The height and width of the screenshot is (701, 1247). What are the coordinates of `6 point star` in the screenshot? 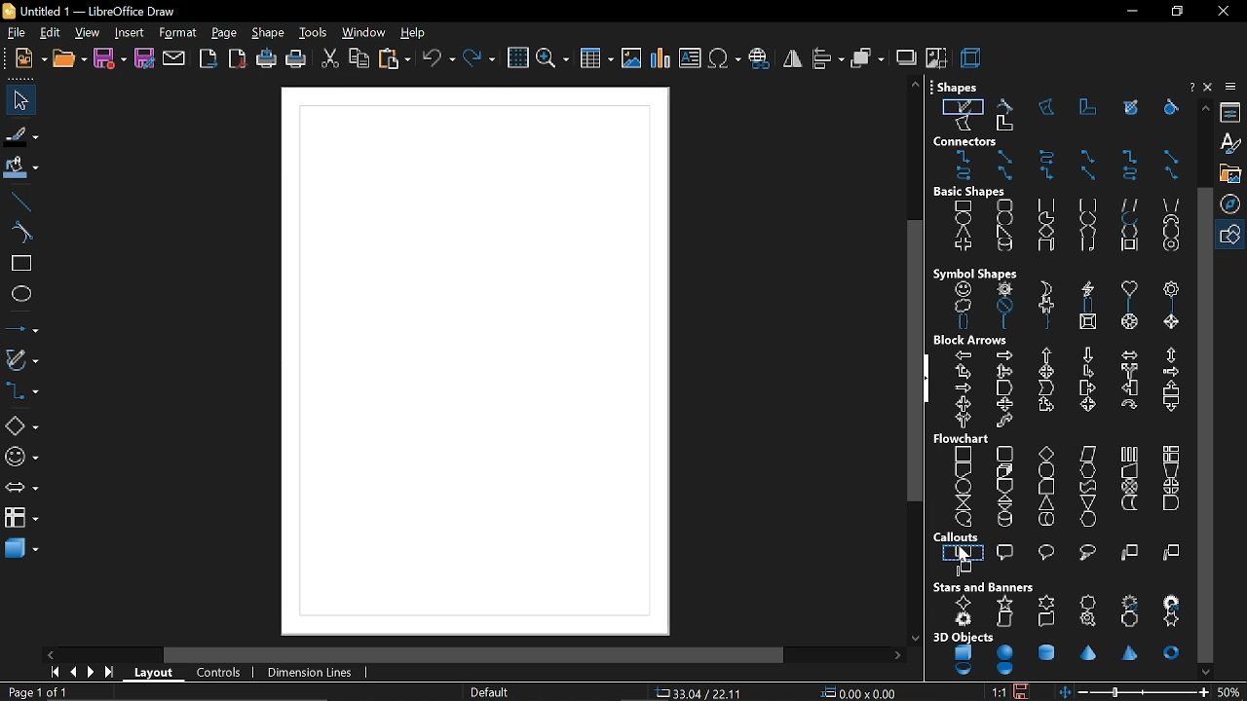 It's located at (1045, 603).